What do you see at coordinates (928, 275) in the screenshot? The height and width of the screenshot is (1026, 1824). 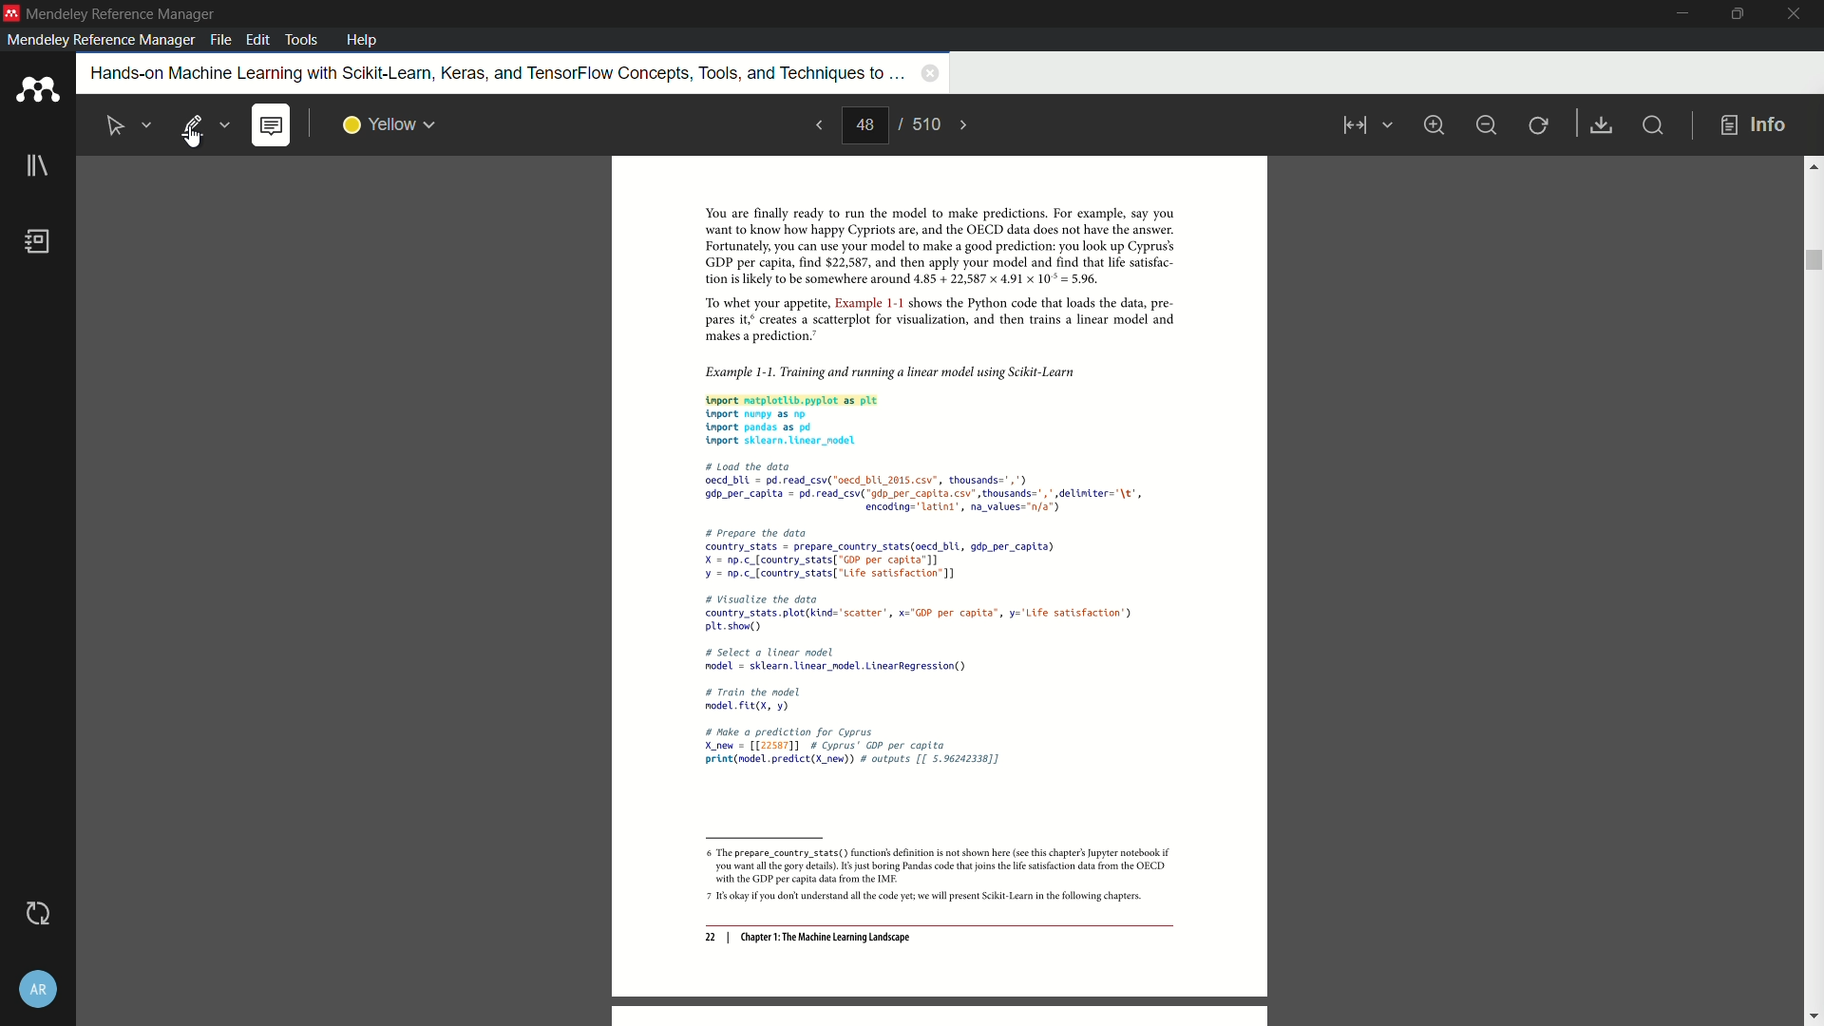 I see `You are finally ready to run the model to make predictions. For example, say you
want to know how happy Cypriots are, and the OECD data does not have the answer.
Fortunately, you can use your model to make a good prediction: you look up Cyprus’
GDP per capita, find $22,587, and then apply your model and find that life satsfac-
tion is likely to be somewhere around 4.85 + 22,587 x 4.91 x 10° = 5.96.

“To whet your appetite, Example 1-1 shows the Python code that loads the data, pre
pares it creates a scatterplot for visualization, and then trains a linear model and
‘makes a prediction.”` at bounding box center [928, 275].